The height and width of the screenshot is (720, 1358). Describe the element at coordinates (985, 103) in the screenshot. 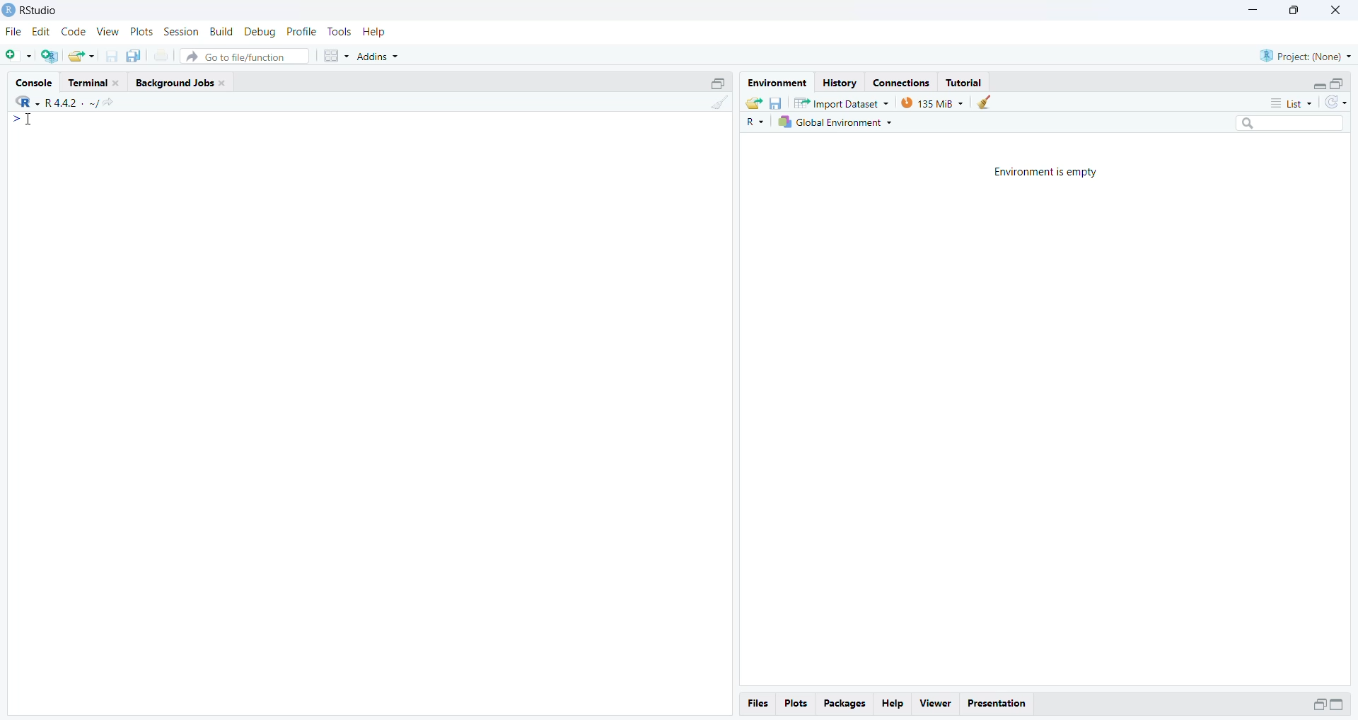

I see `Clear console (Ctrl +L)` at that location.